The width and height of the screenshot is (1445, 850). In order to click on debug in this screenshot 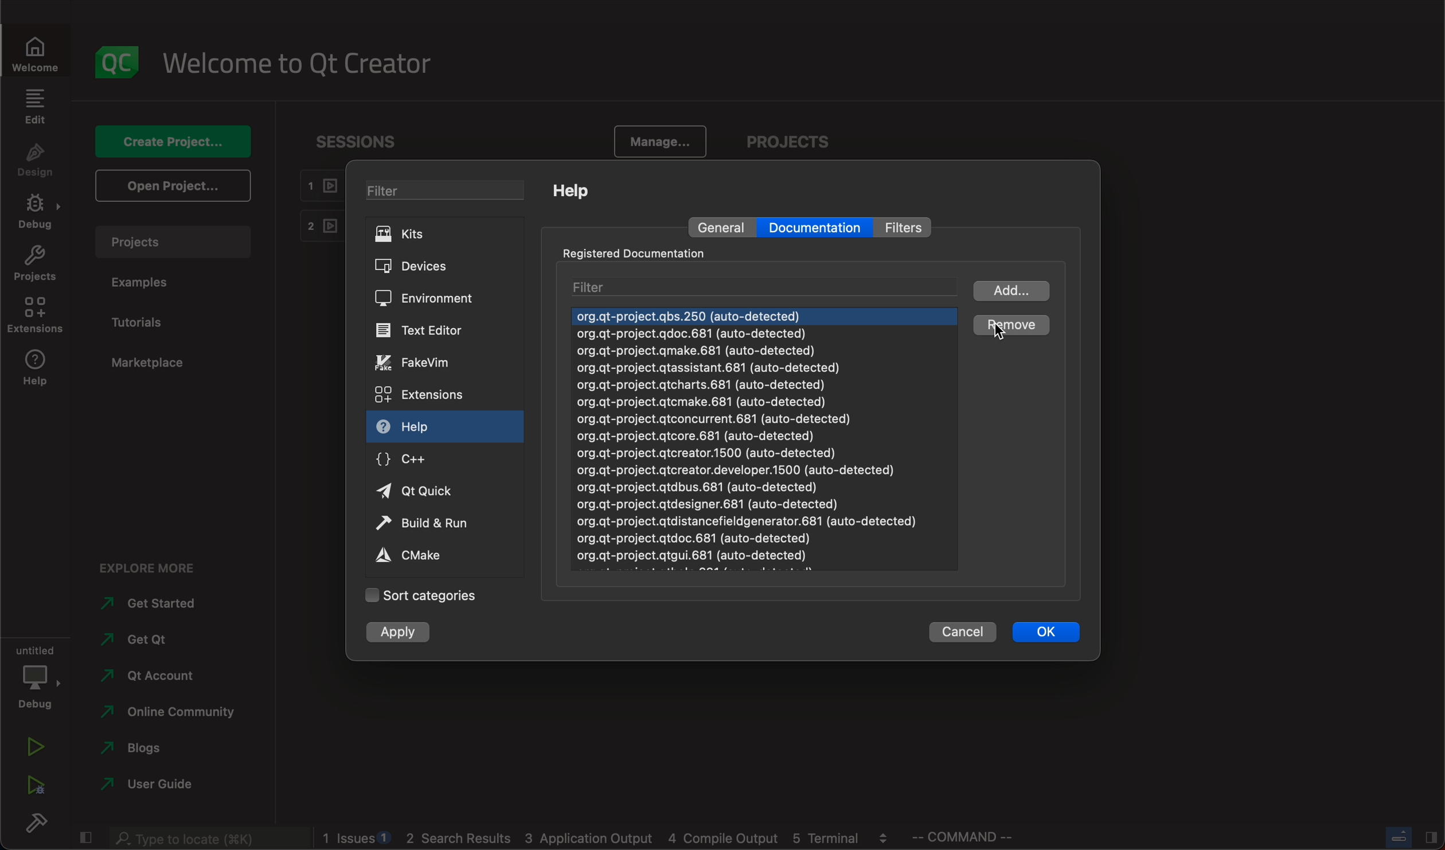, I will do `click(38, 674)`.